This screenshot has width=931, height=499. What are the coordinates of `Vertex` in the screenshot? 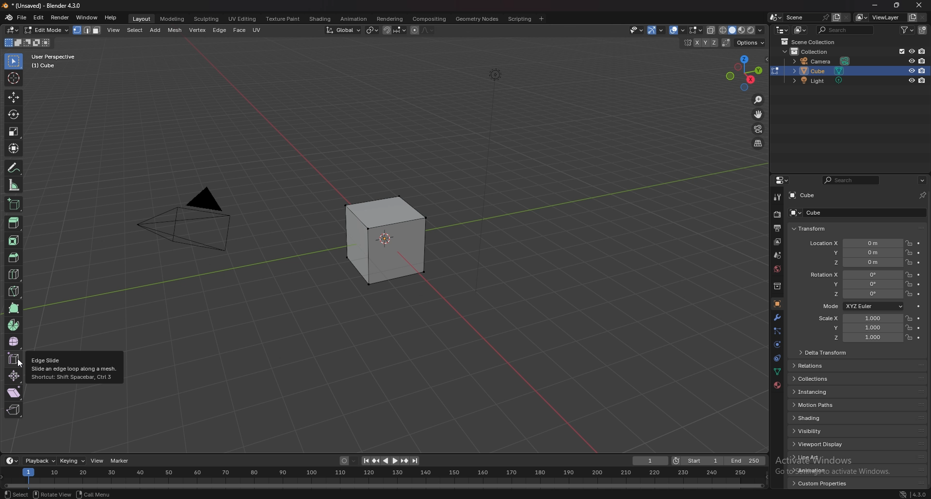 It's located at (197, 29).